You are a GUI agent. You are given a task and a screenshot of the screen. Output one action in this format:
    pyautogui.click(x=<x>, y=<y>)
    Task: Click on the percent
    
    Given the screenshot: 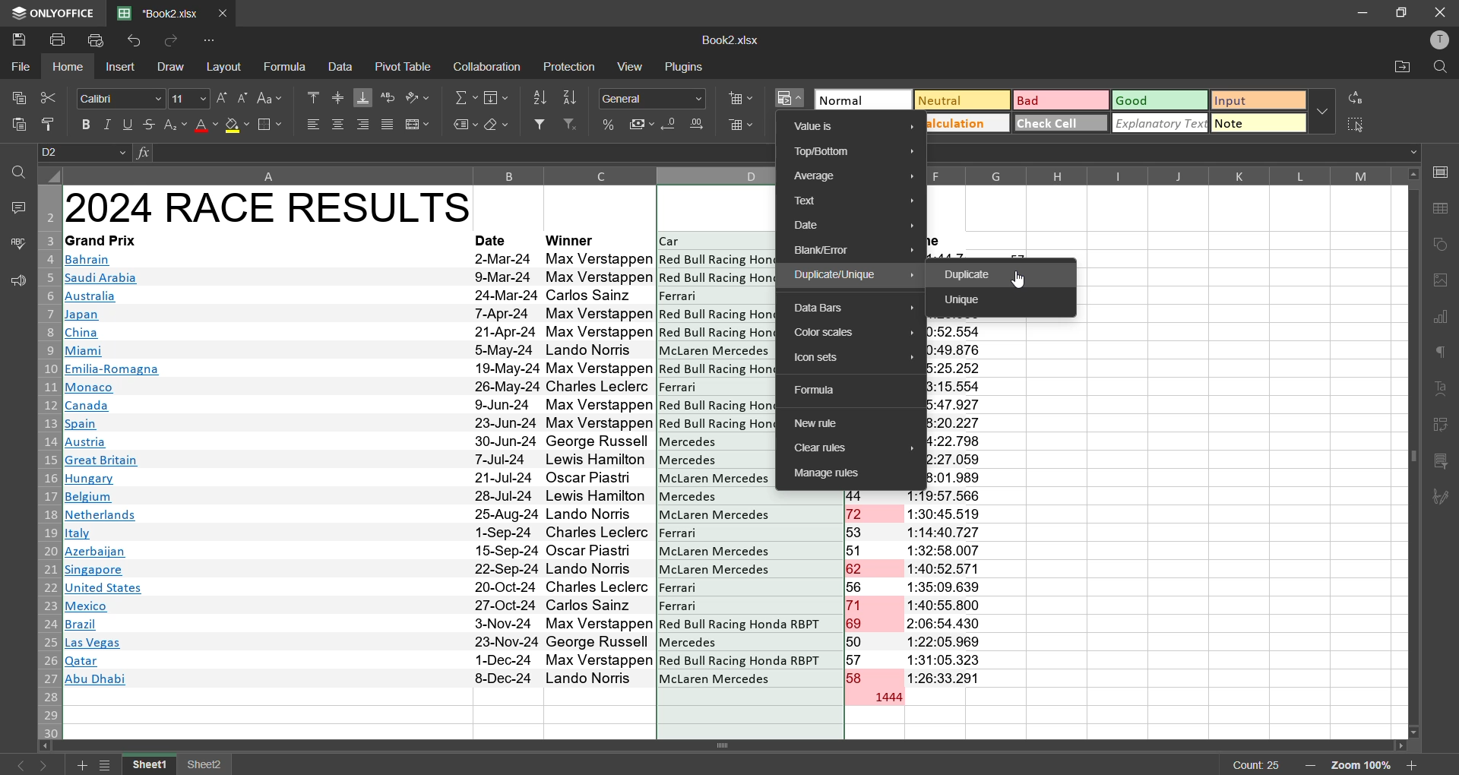 What is the action you would take?
    pyautogui.click(x=609, y=125)
    